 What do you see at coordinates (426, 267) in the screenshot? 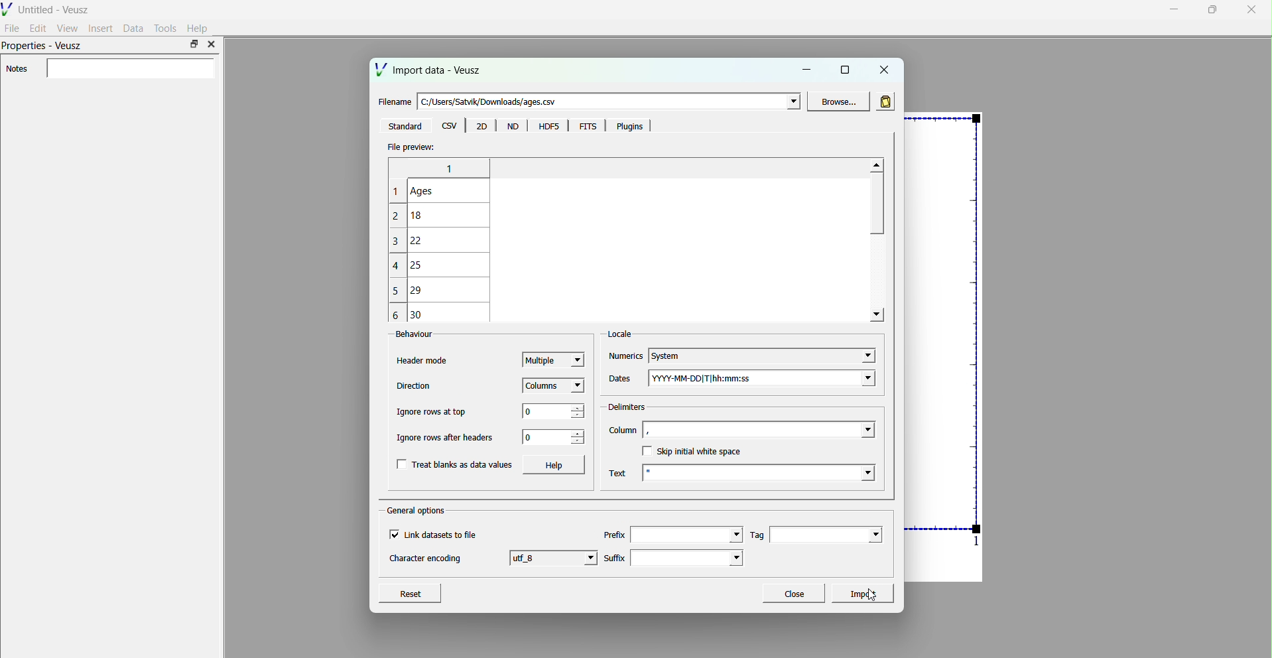
I see `25` at bounding box center [426, 267].